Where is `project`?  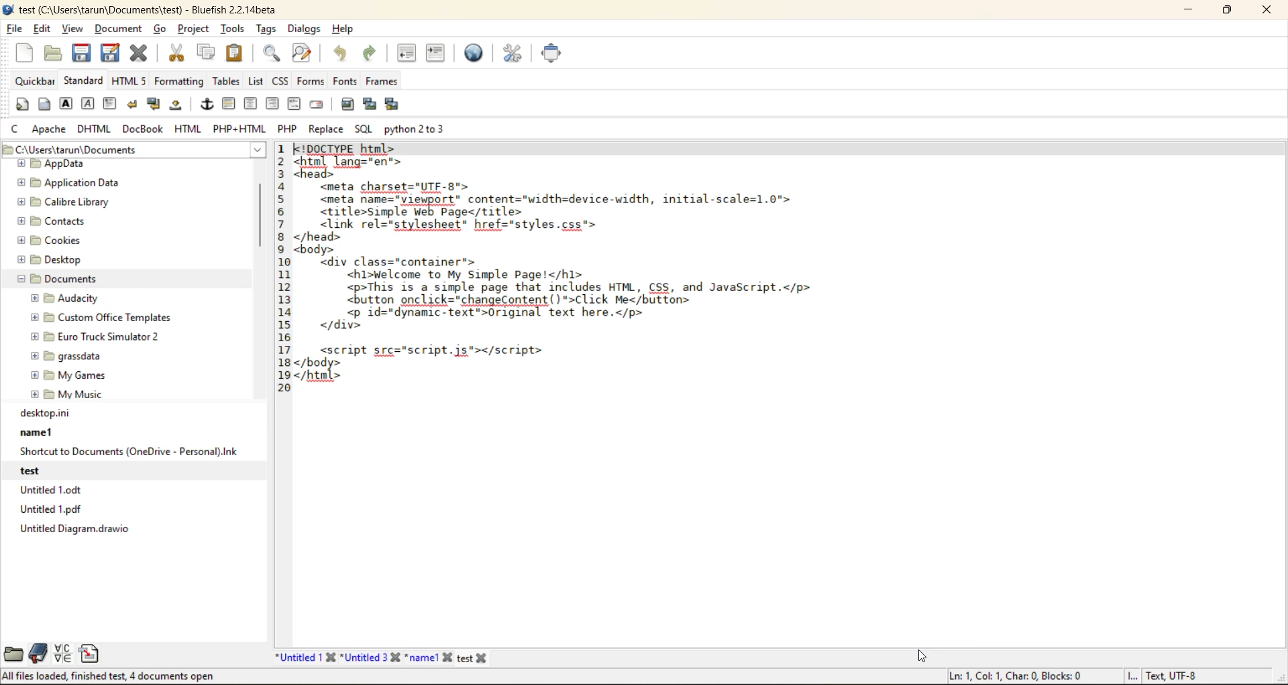 project is located at coordinates (195, 31).